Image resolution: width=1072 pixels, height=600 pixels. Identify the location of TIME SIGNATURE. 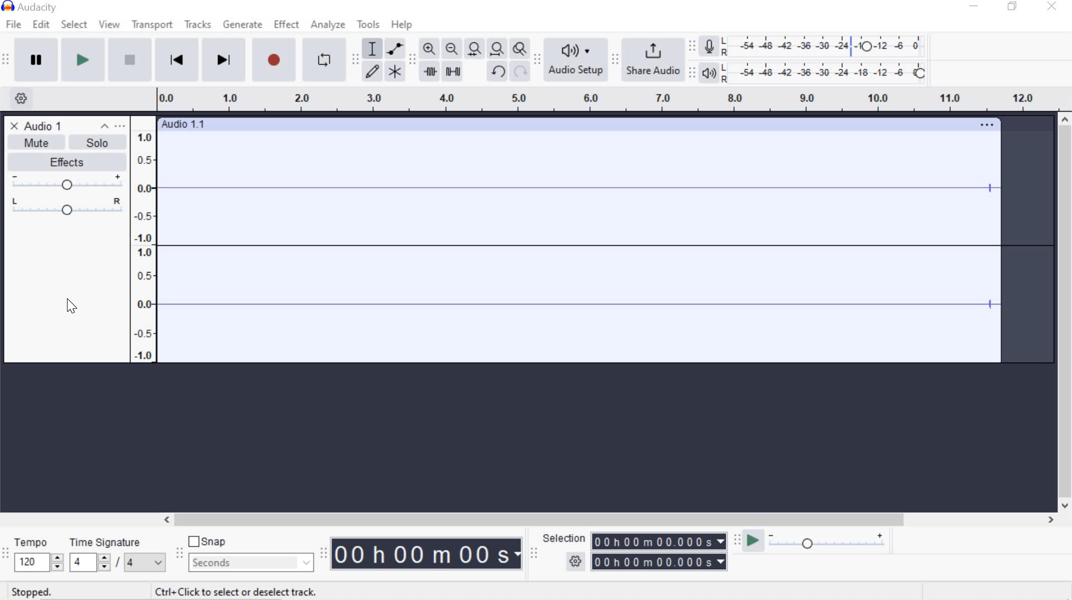
(117, 555).